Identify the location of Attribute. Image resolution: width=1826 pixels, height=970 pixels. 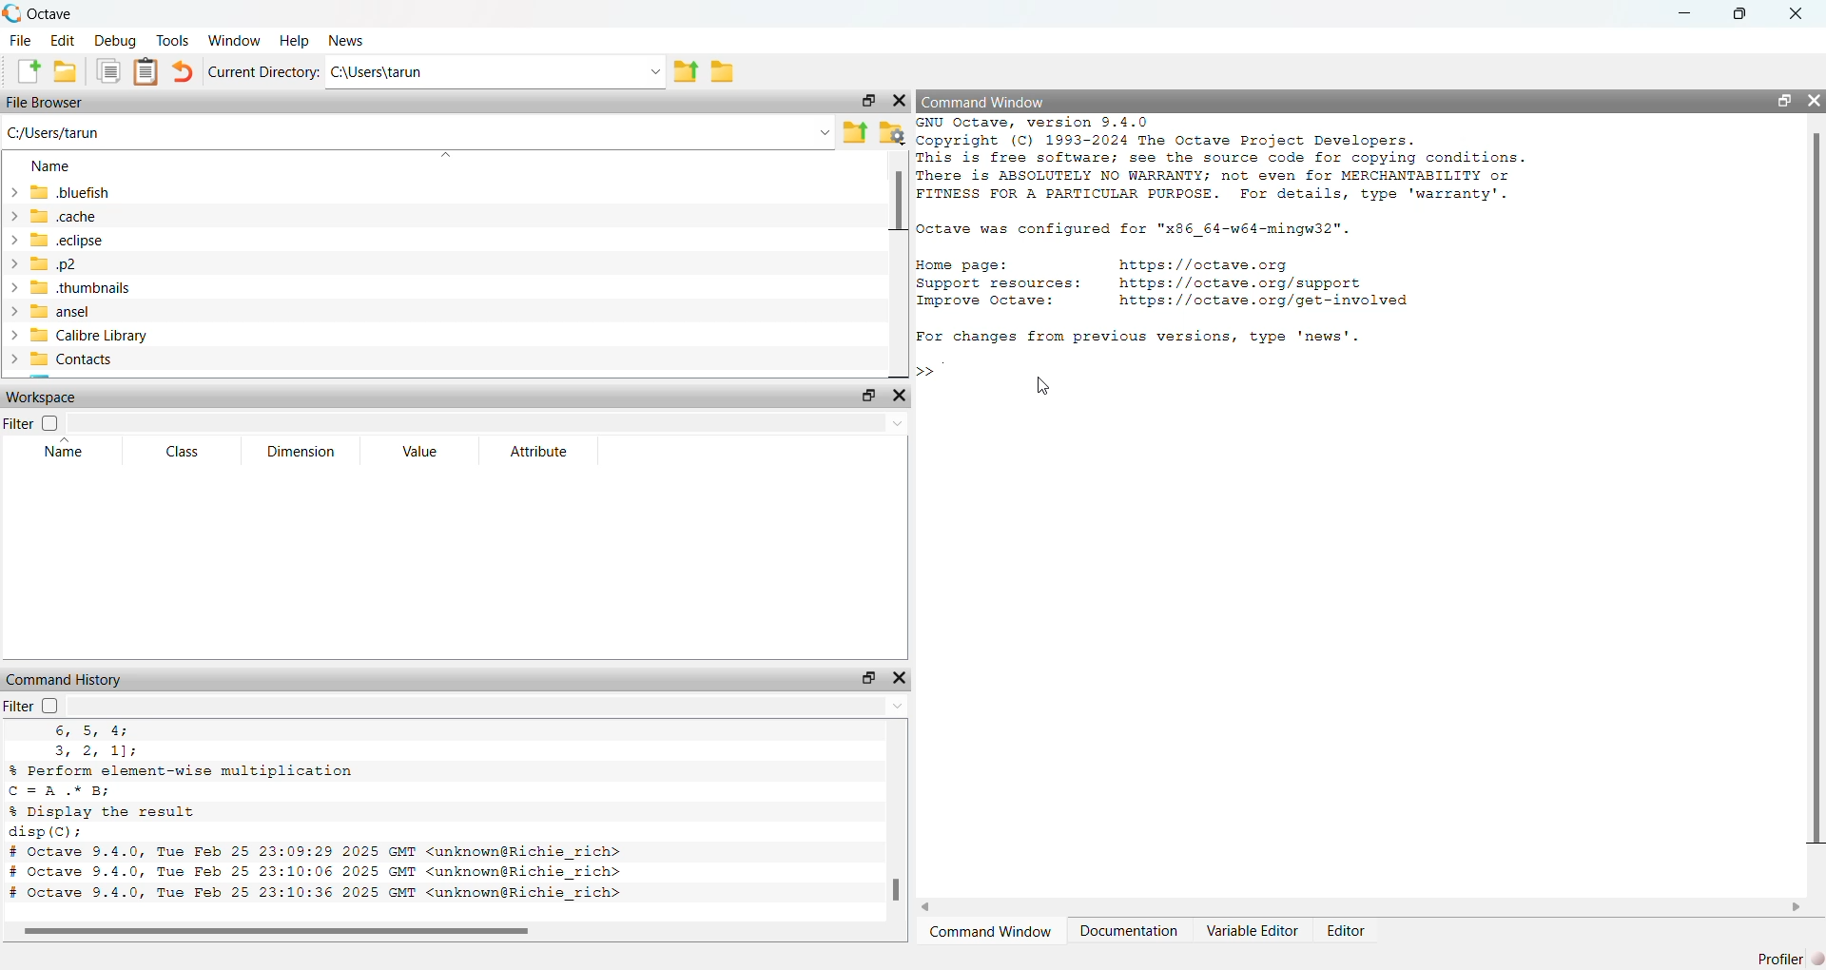
(544, 451).